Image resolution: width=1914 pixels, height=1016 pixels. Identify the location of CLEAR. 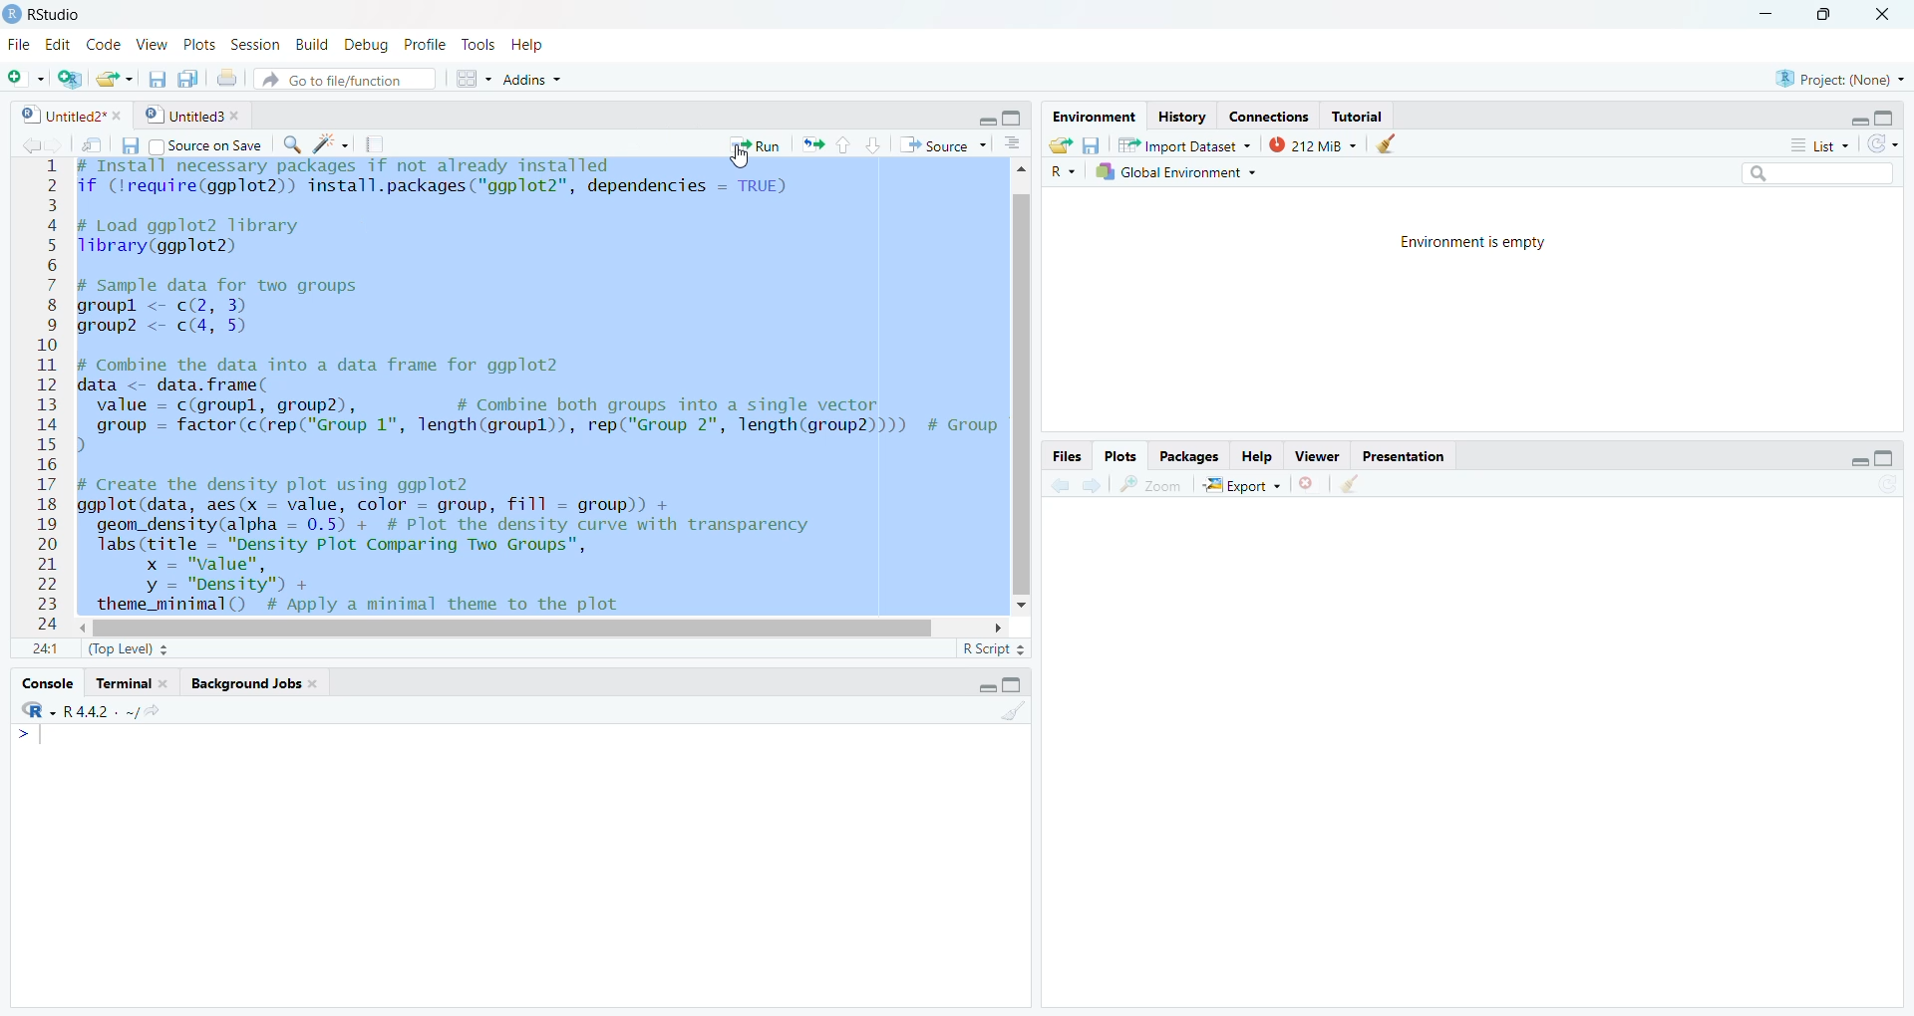
(1021, 718).